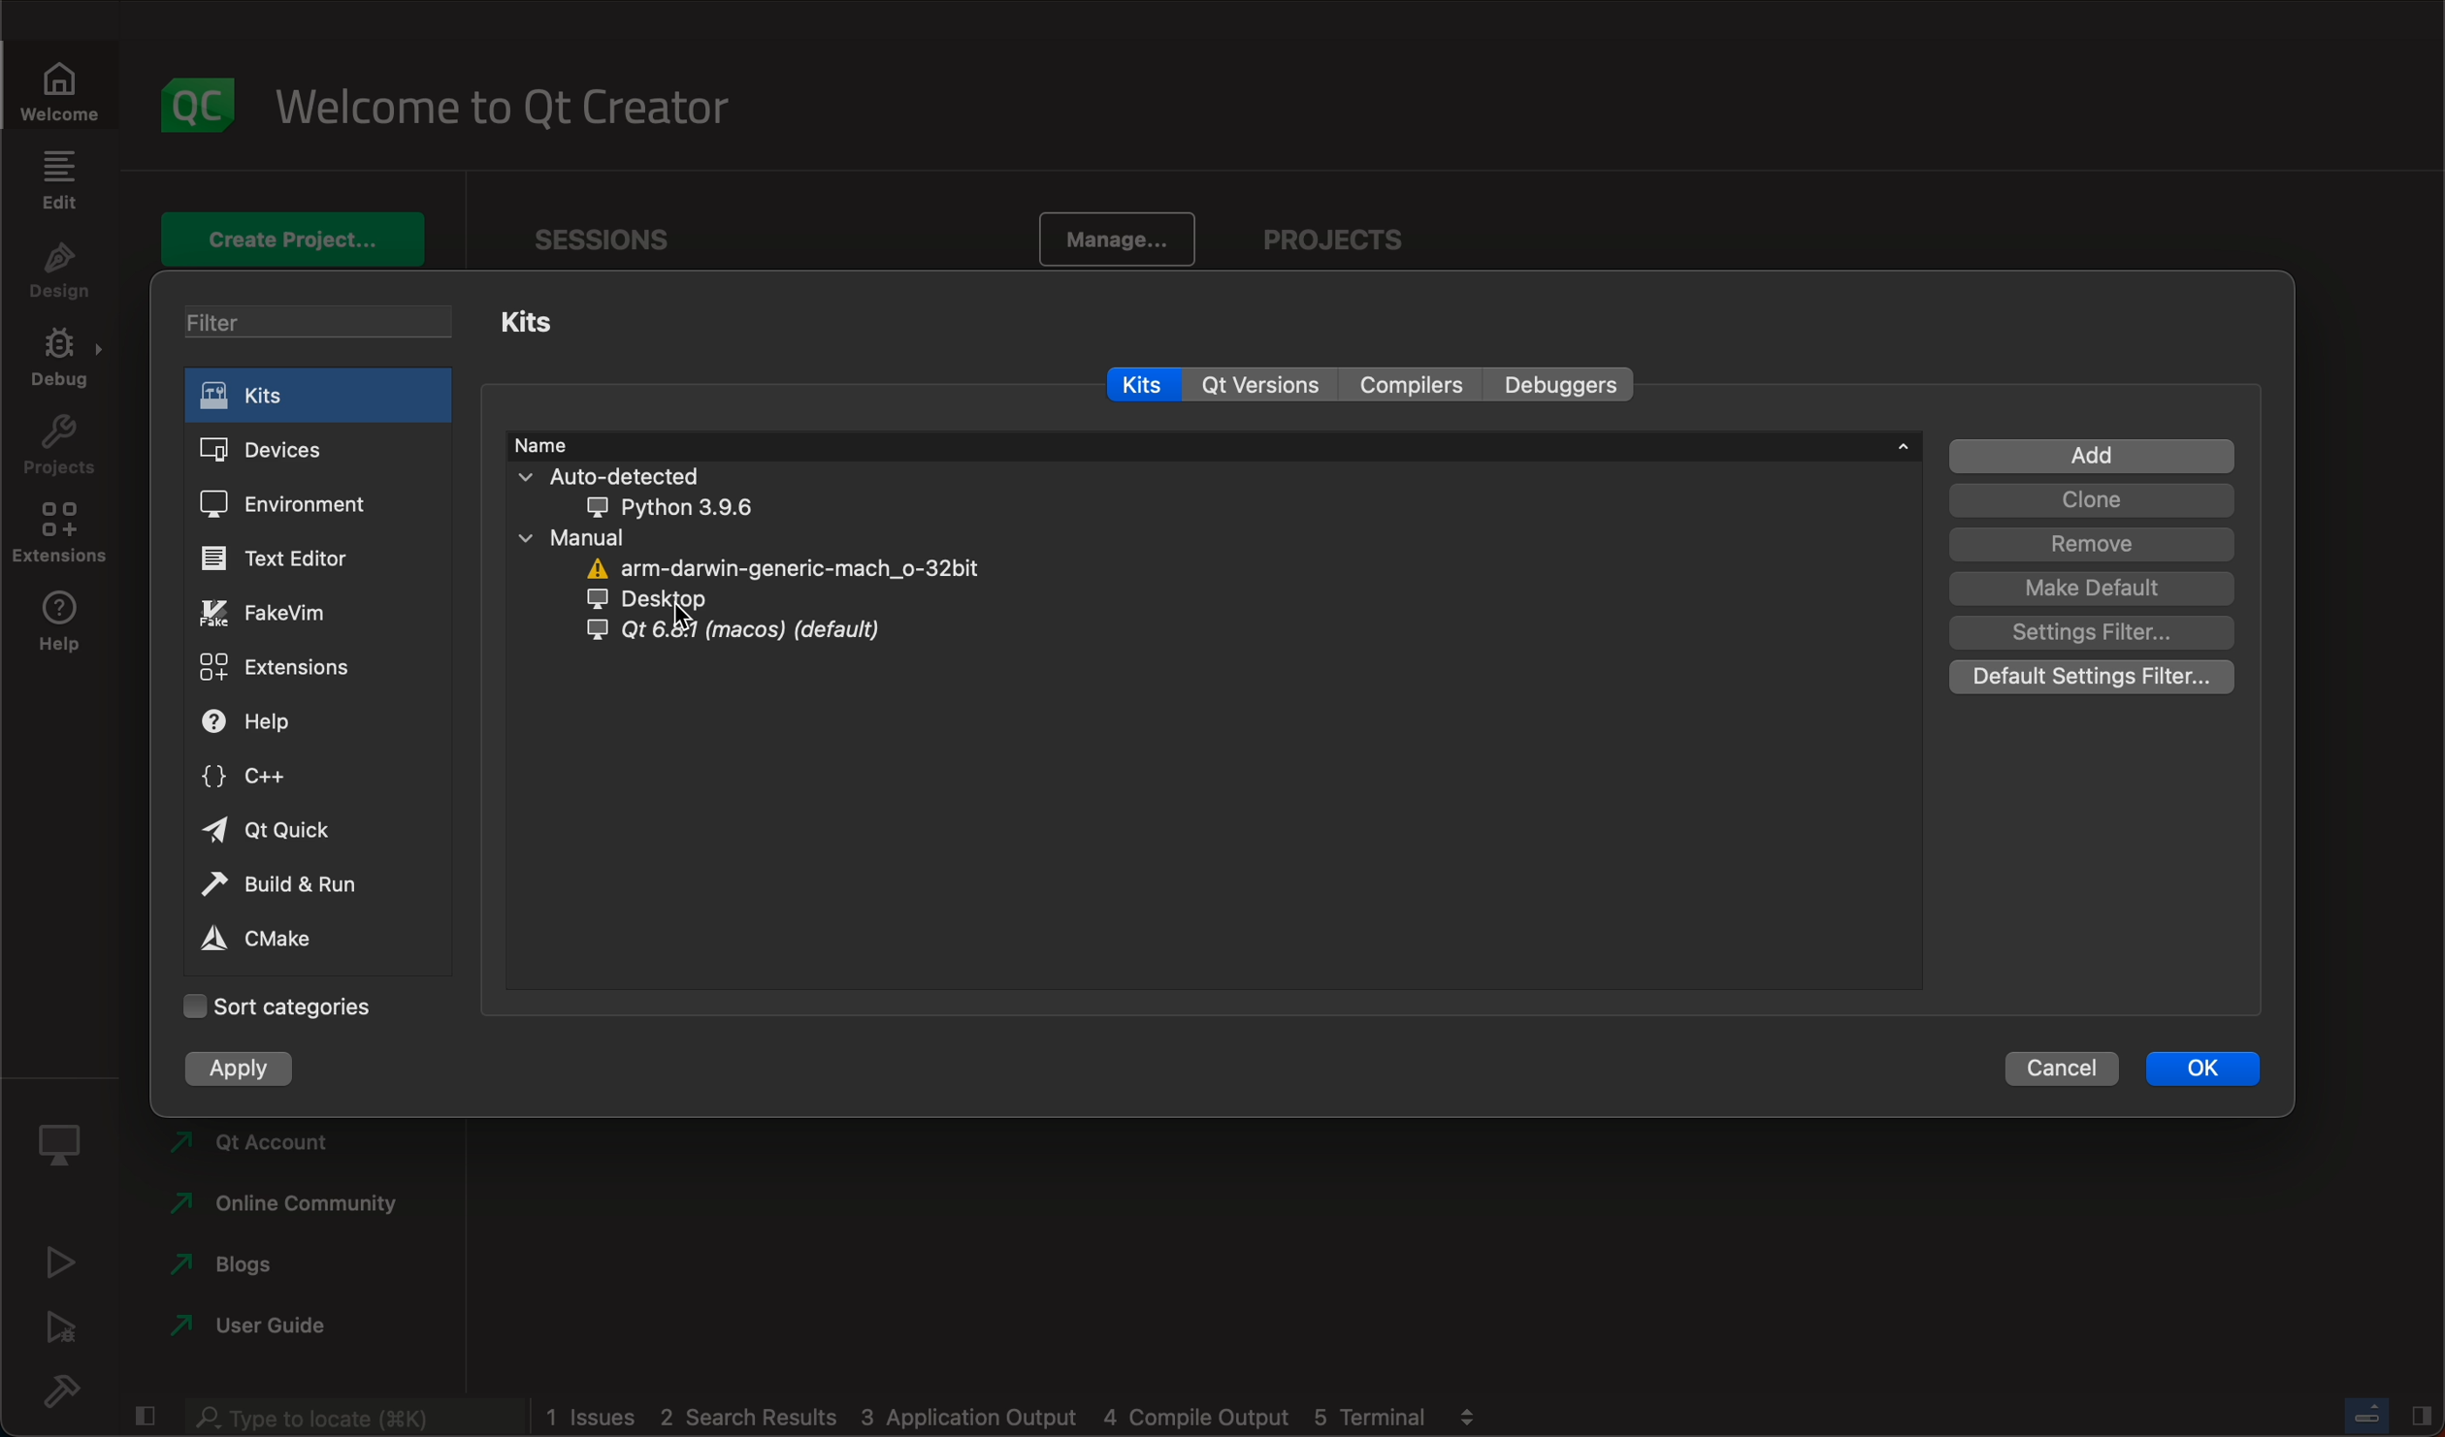 This screenshot has width=2445, height=1437. Describe the element at coordinates (244, 1071) in the screenshot. I see `apply` at that location.